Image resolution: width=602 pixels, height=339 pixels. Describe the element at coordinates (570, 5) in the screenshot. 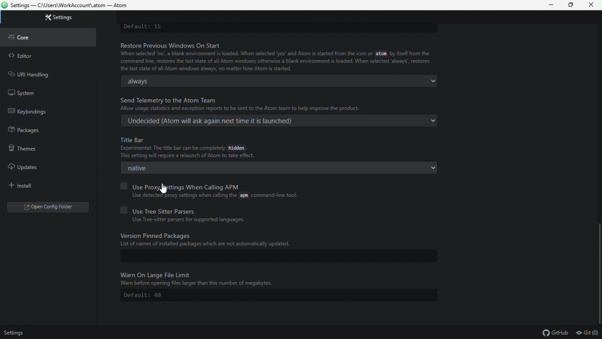

I see `restore` at that location.